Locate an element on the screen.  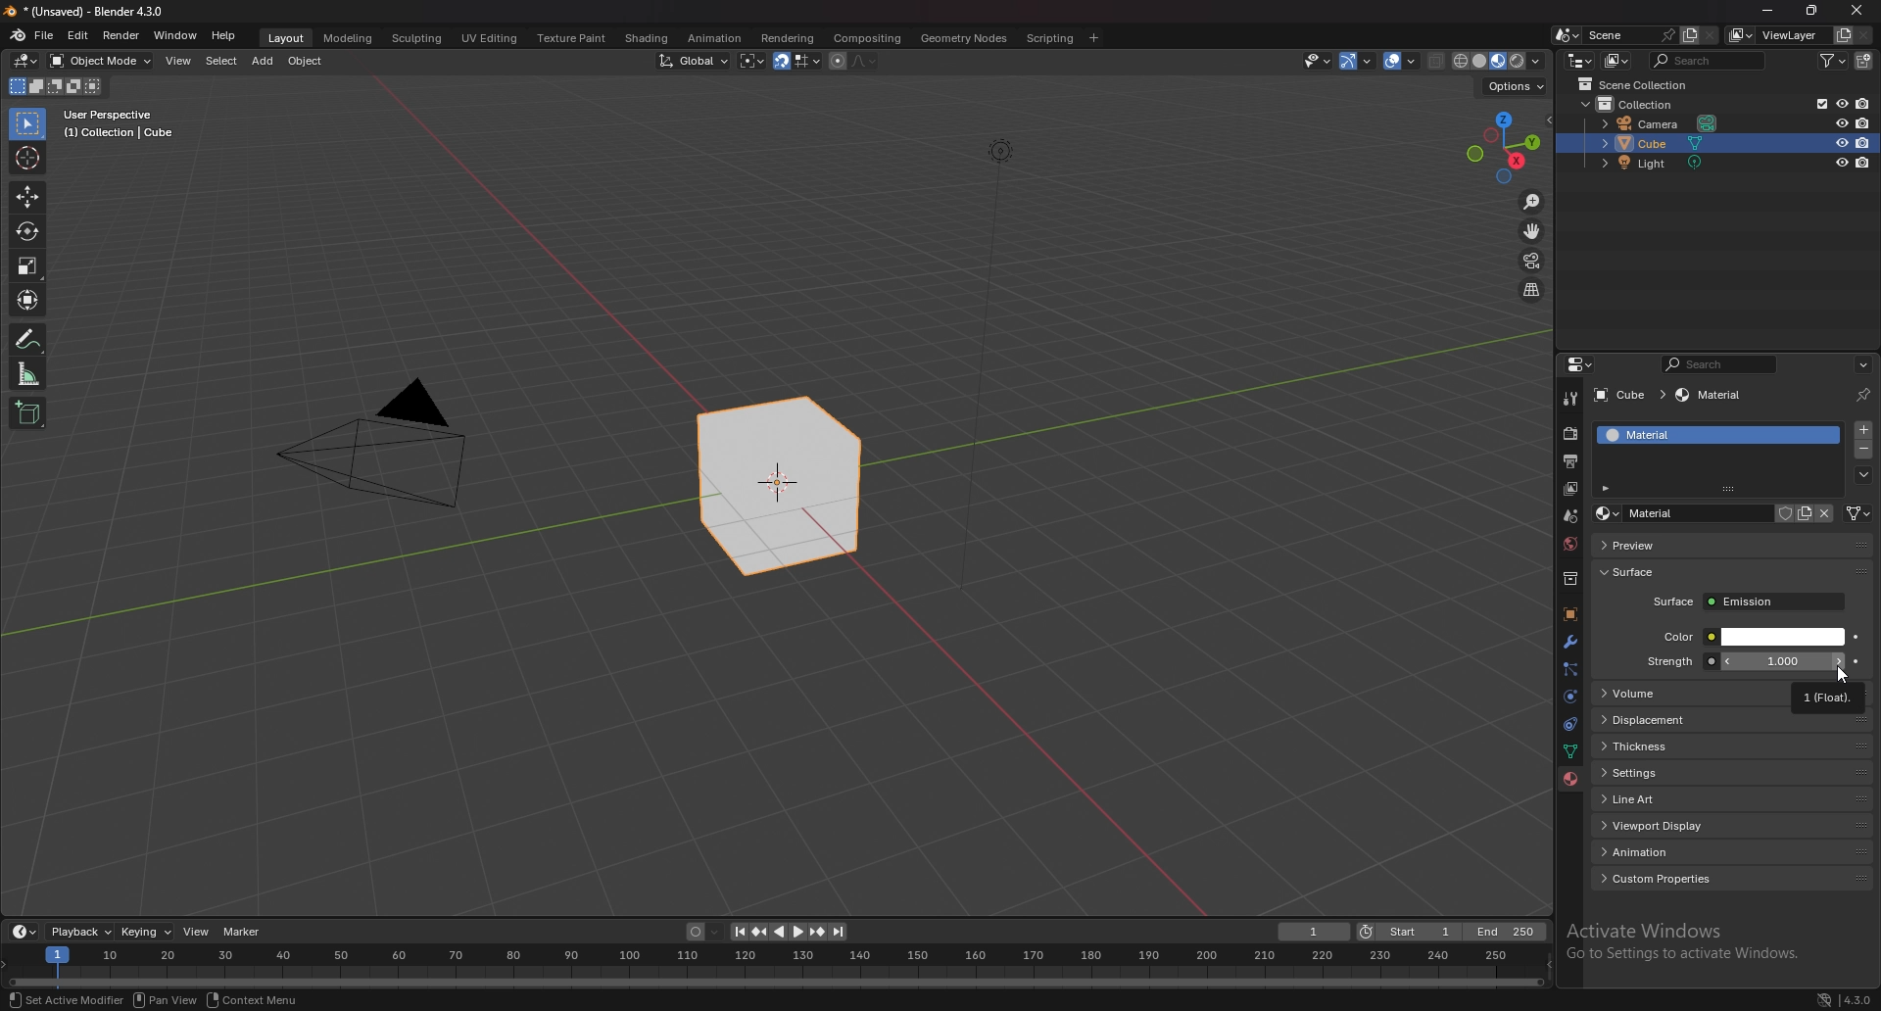
layout is located at coordinates (283, 35).